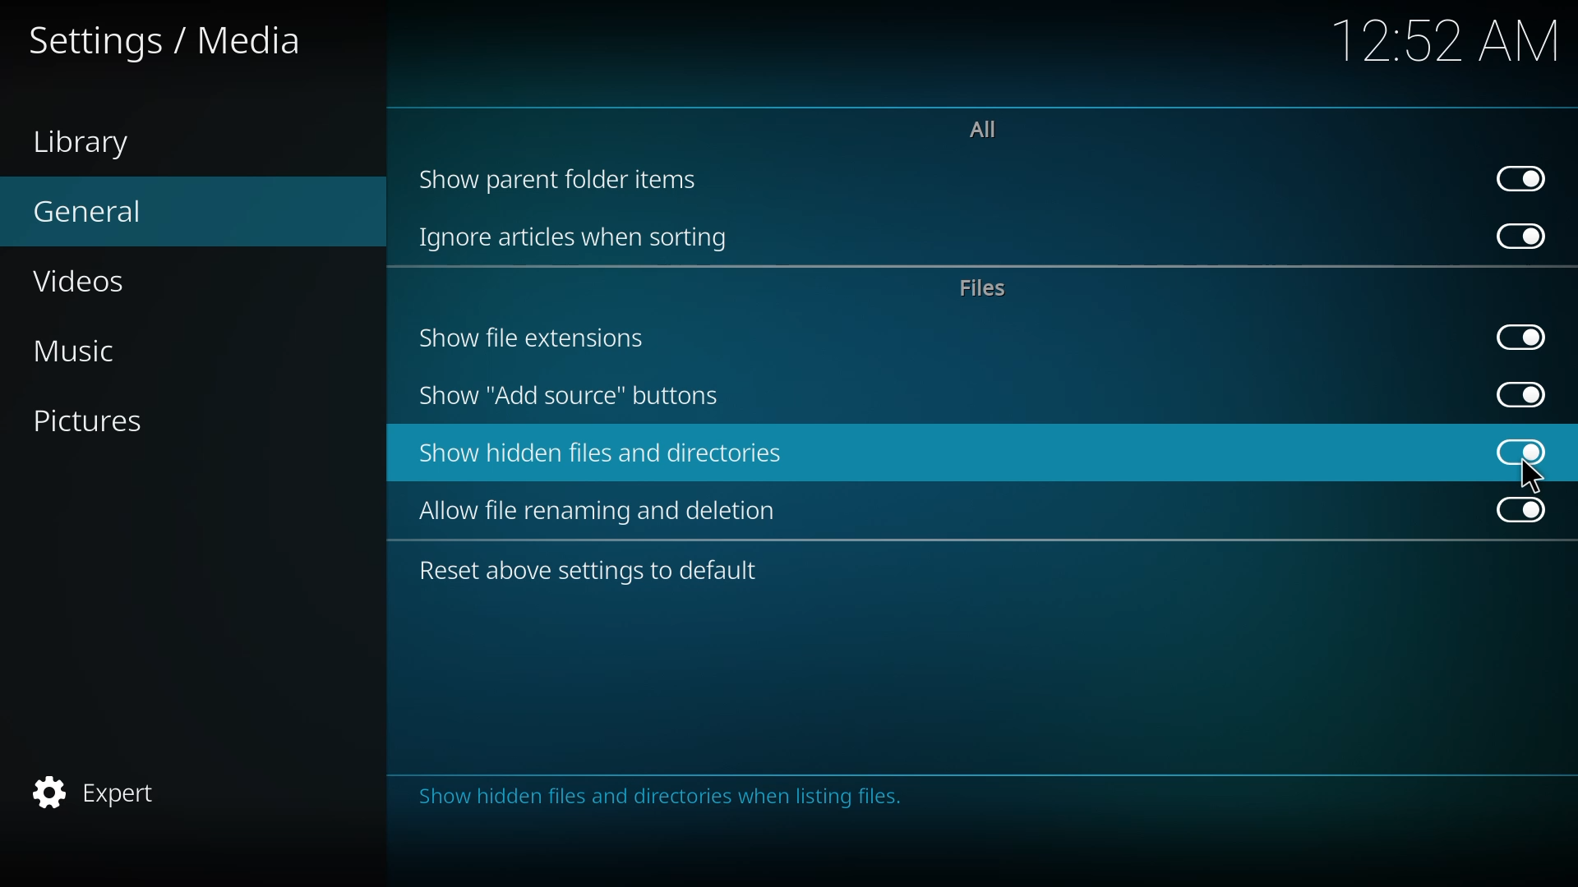 The height and width of the screenshot is (887, 1578). What do you see at coordinates (1525, 337) in the screenshot?
I see `enabled` at bounding box center [1525, 337].